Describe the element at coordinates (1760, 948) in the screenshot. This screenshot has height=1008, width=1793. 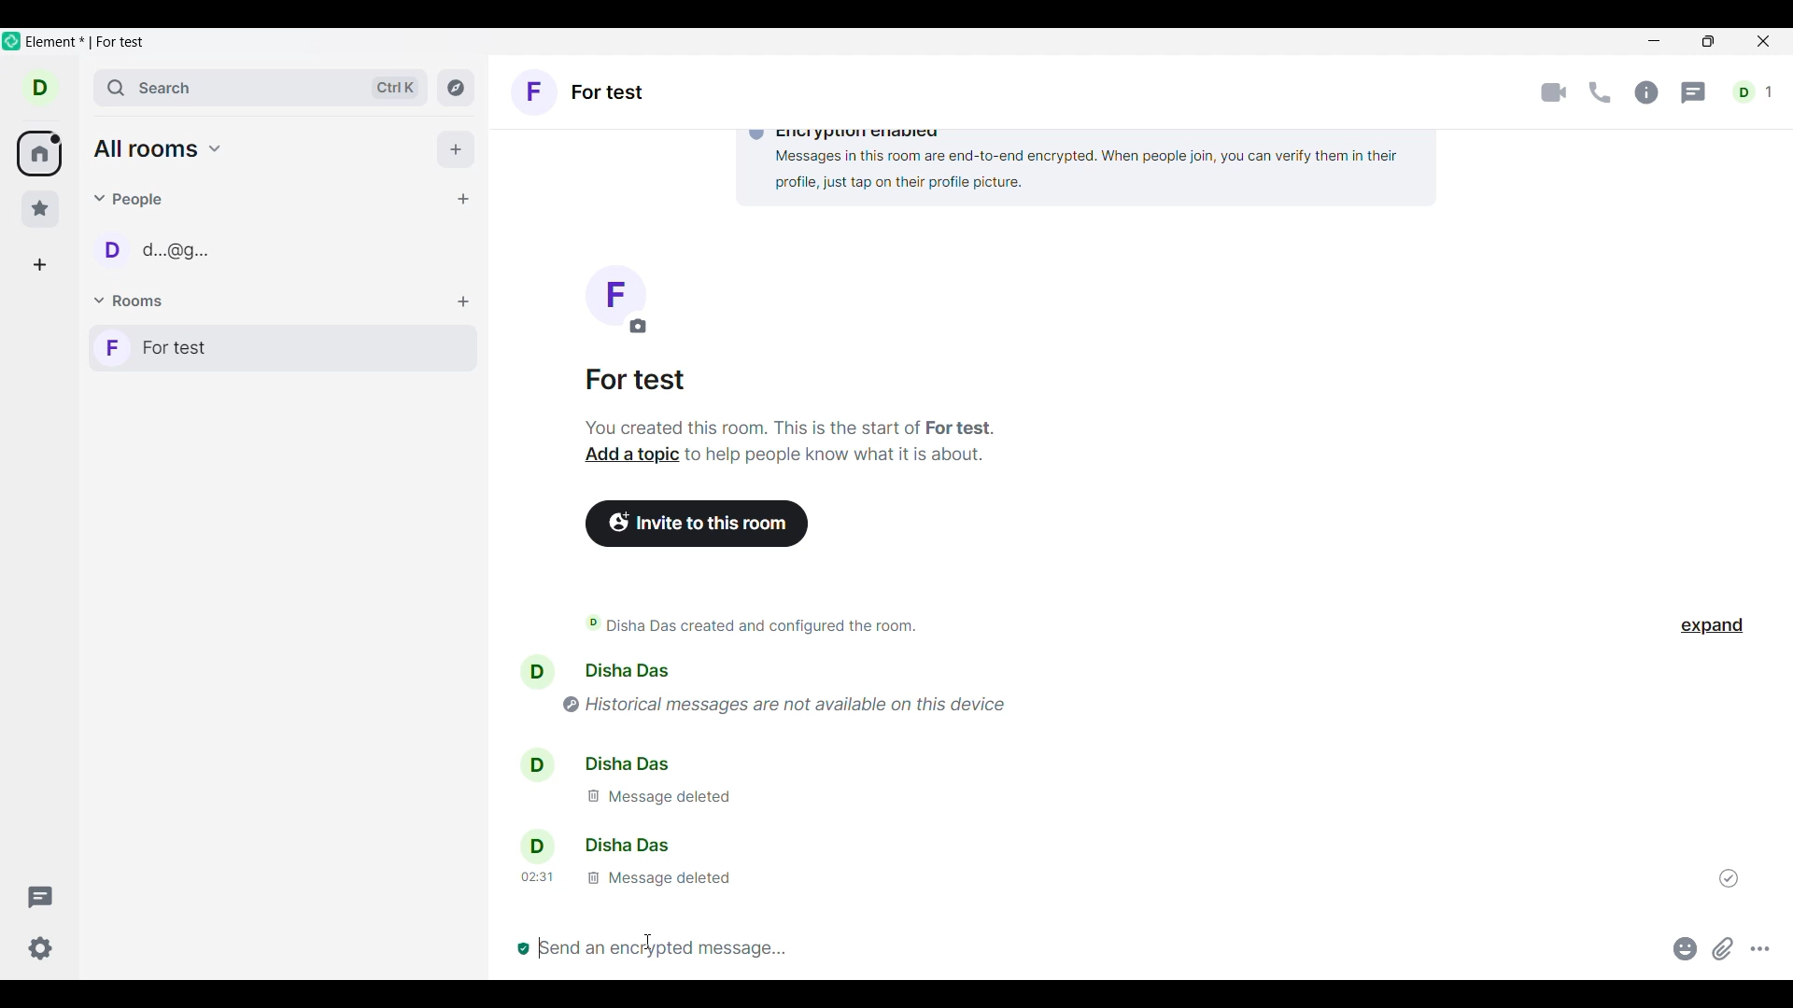
I see `More options` at that location.